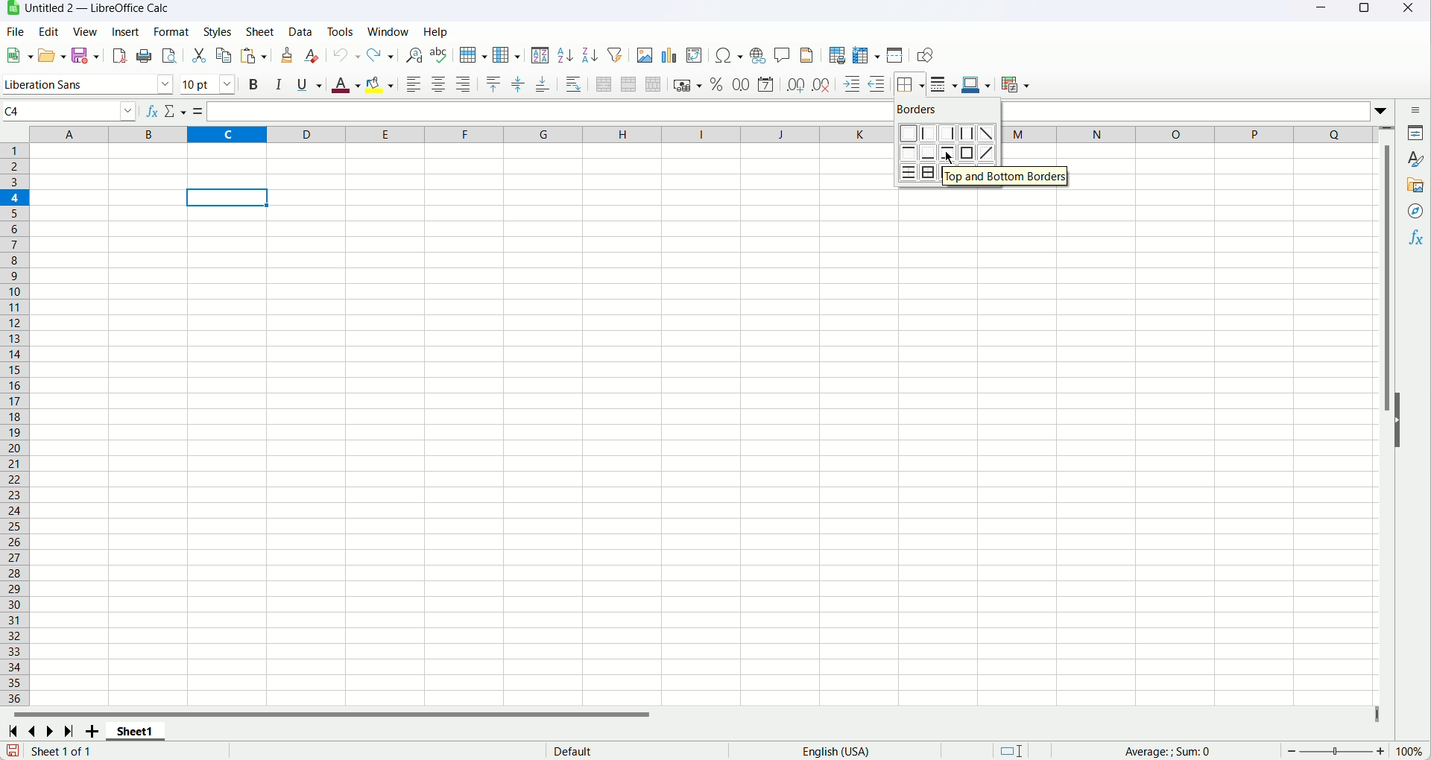 The width and height of the screenshot is (1431, 760). What do you see at coordinates (931, 173) in the screenshot?
I see `Outer border and horizontal line` at bounding box center [931, 173].